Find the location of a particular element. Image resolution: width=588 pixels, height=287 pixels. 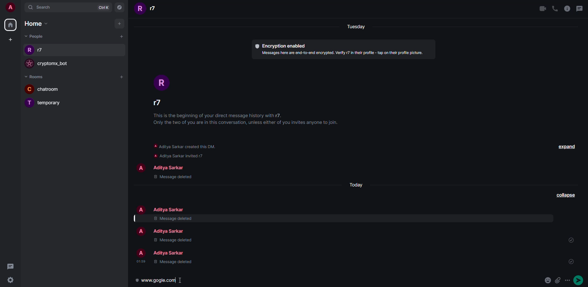

message deleted is located at coordinates (172, 177).